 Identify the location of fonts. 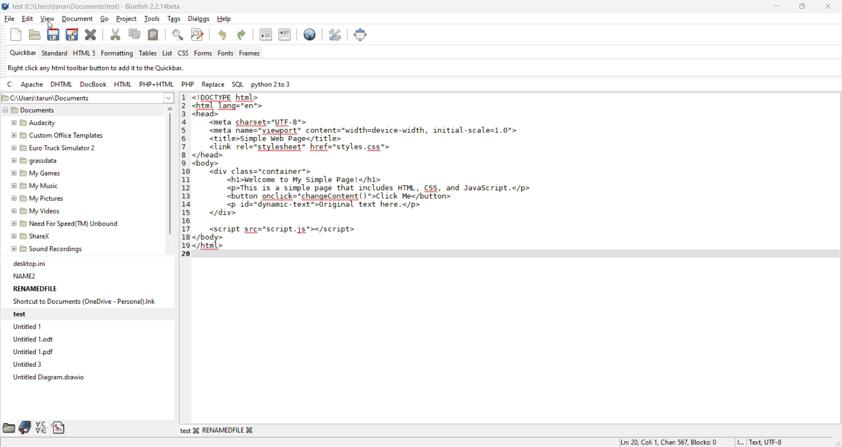
(228, 53).